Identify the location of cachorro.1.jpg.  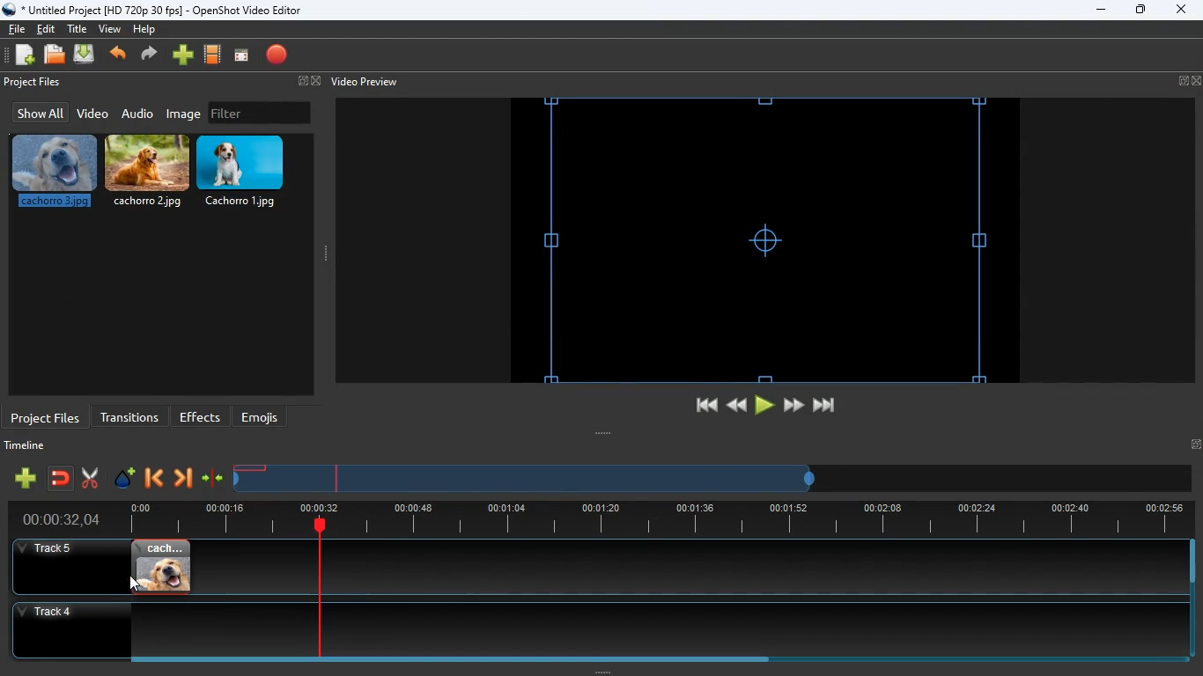
(247, 172).